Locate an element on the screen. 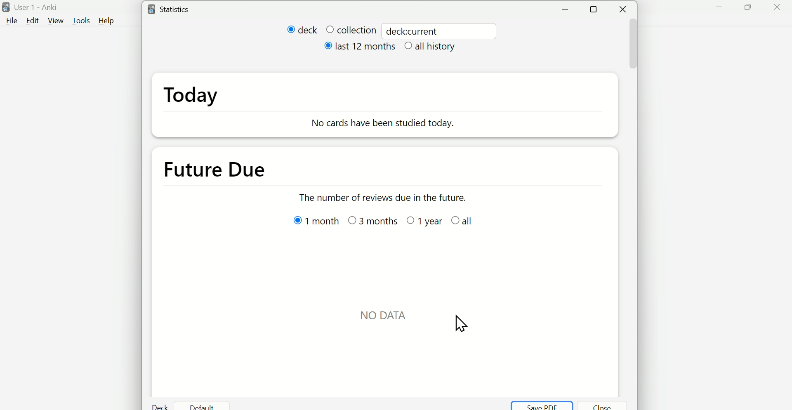  deck is located at coordinates (302, 28).